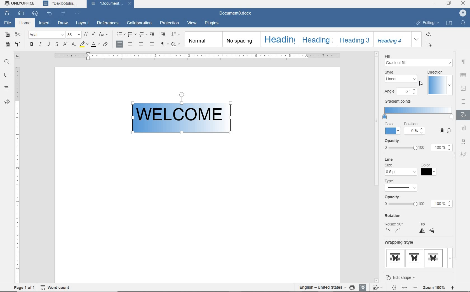 The width and height of the screenshot is (470, 292). What do you see at coordinates (198, 56) in the screenshot?
I see `ruler` at bounding box center [198, 56].